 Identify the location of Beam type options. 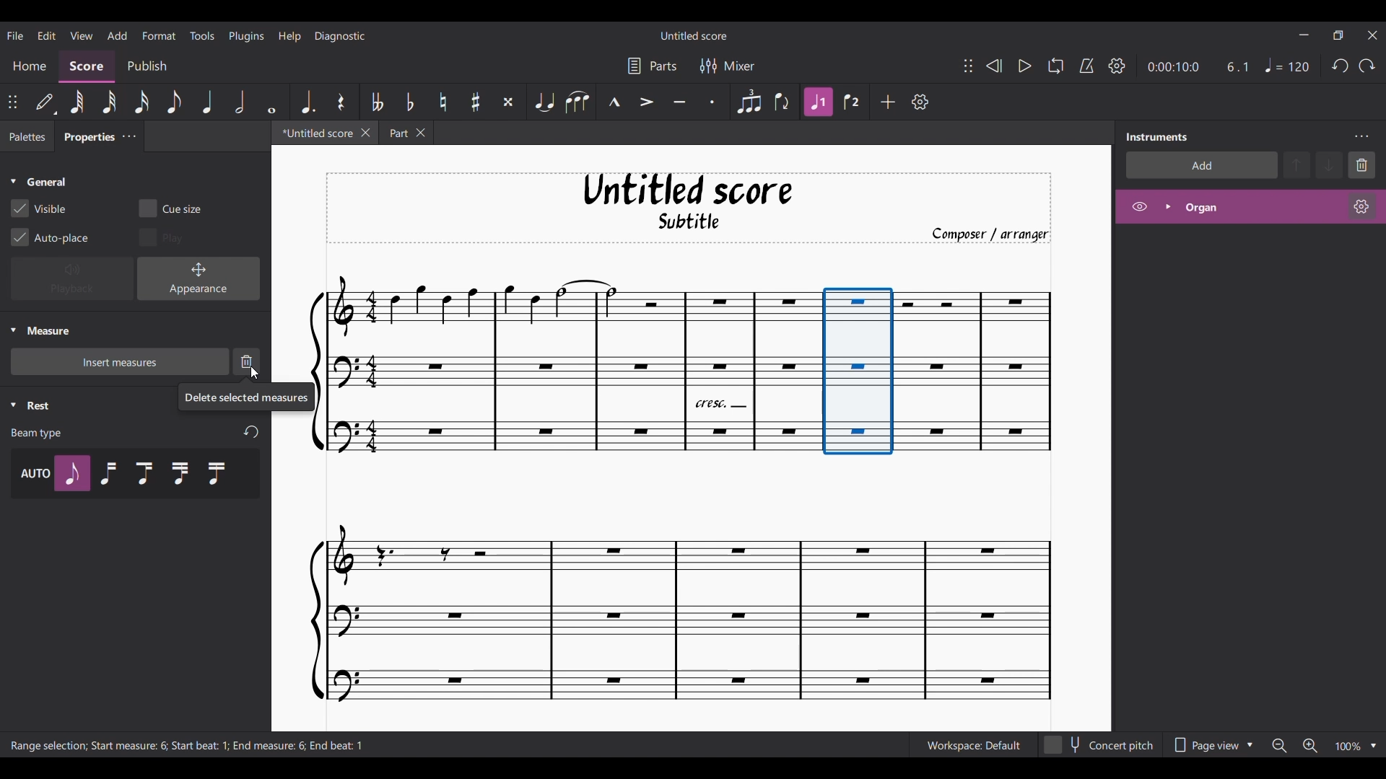
(136, 474).